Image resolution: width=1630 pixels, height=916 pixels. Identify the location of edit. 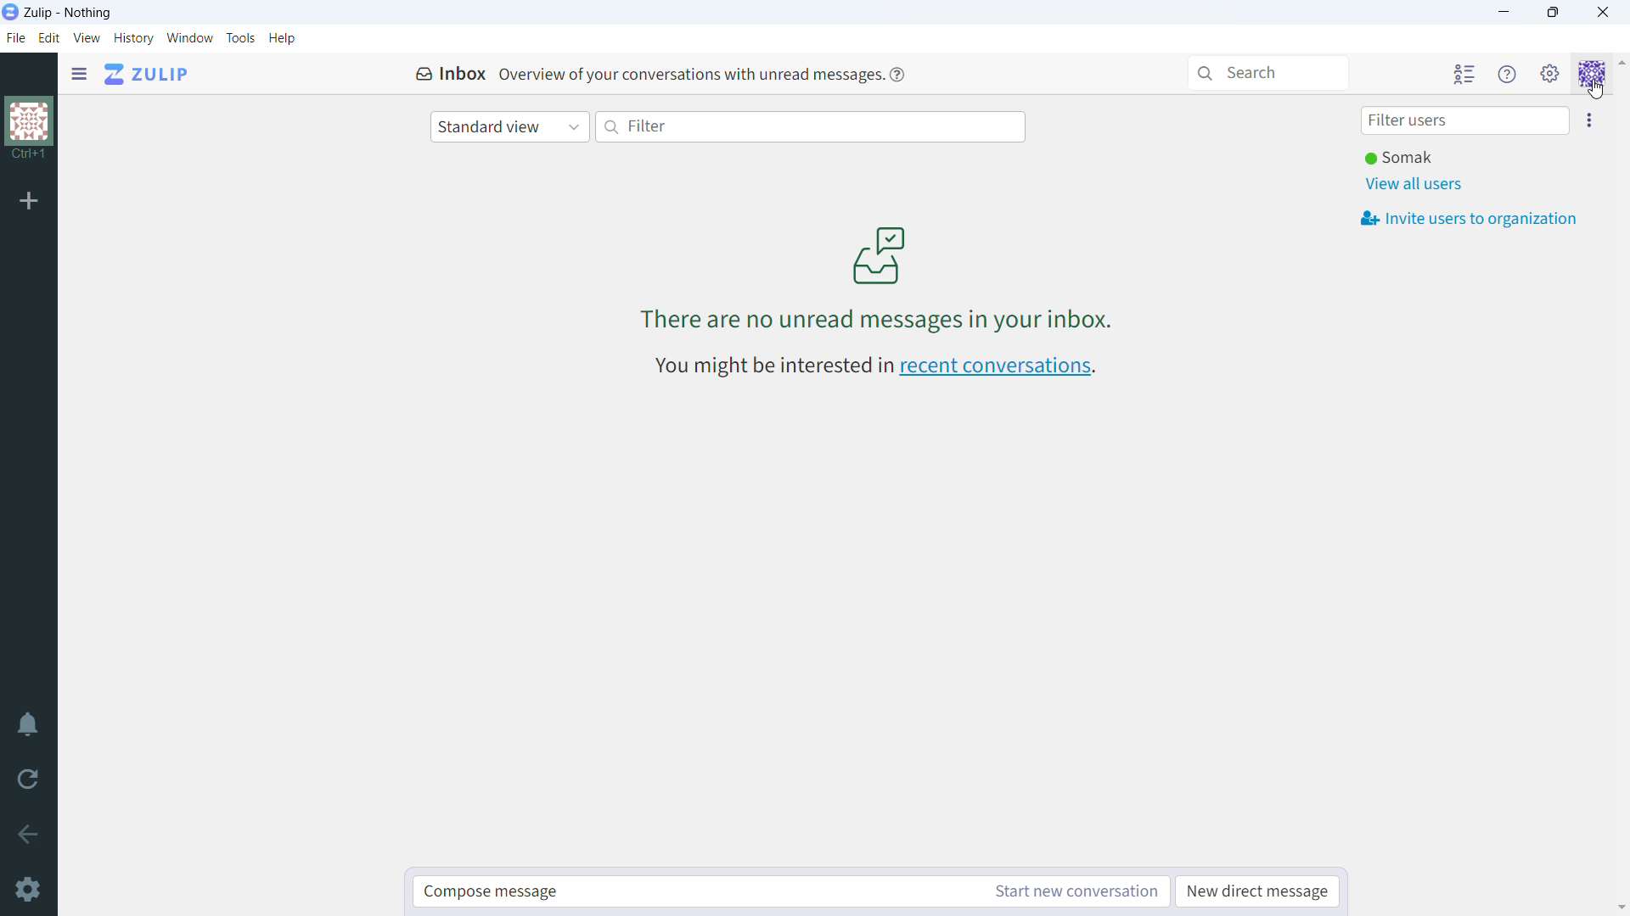
(49, 38).